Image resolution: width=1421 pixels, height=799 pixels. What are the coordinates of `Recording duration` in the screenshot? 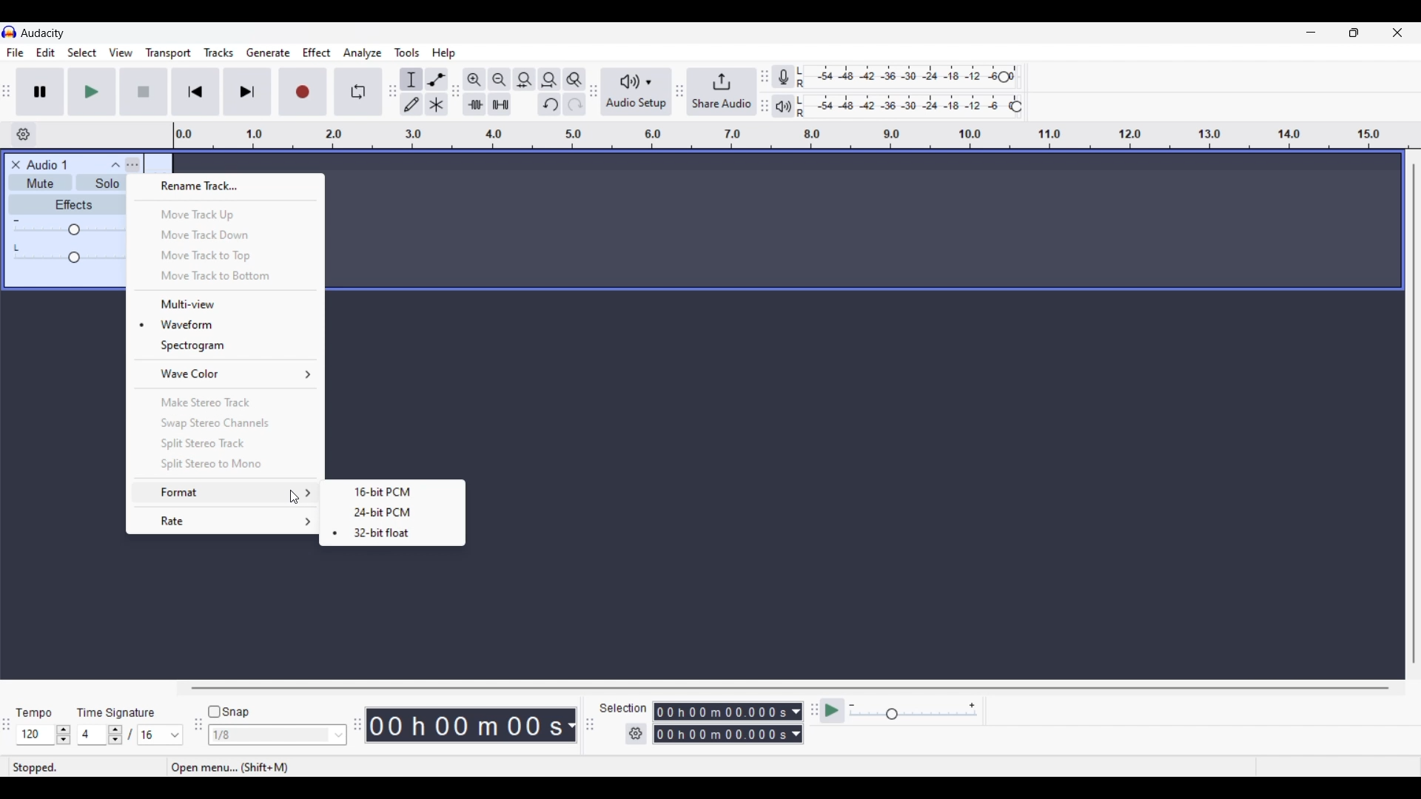 It's located at (719, 723).